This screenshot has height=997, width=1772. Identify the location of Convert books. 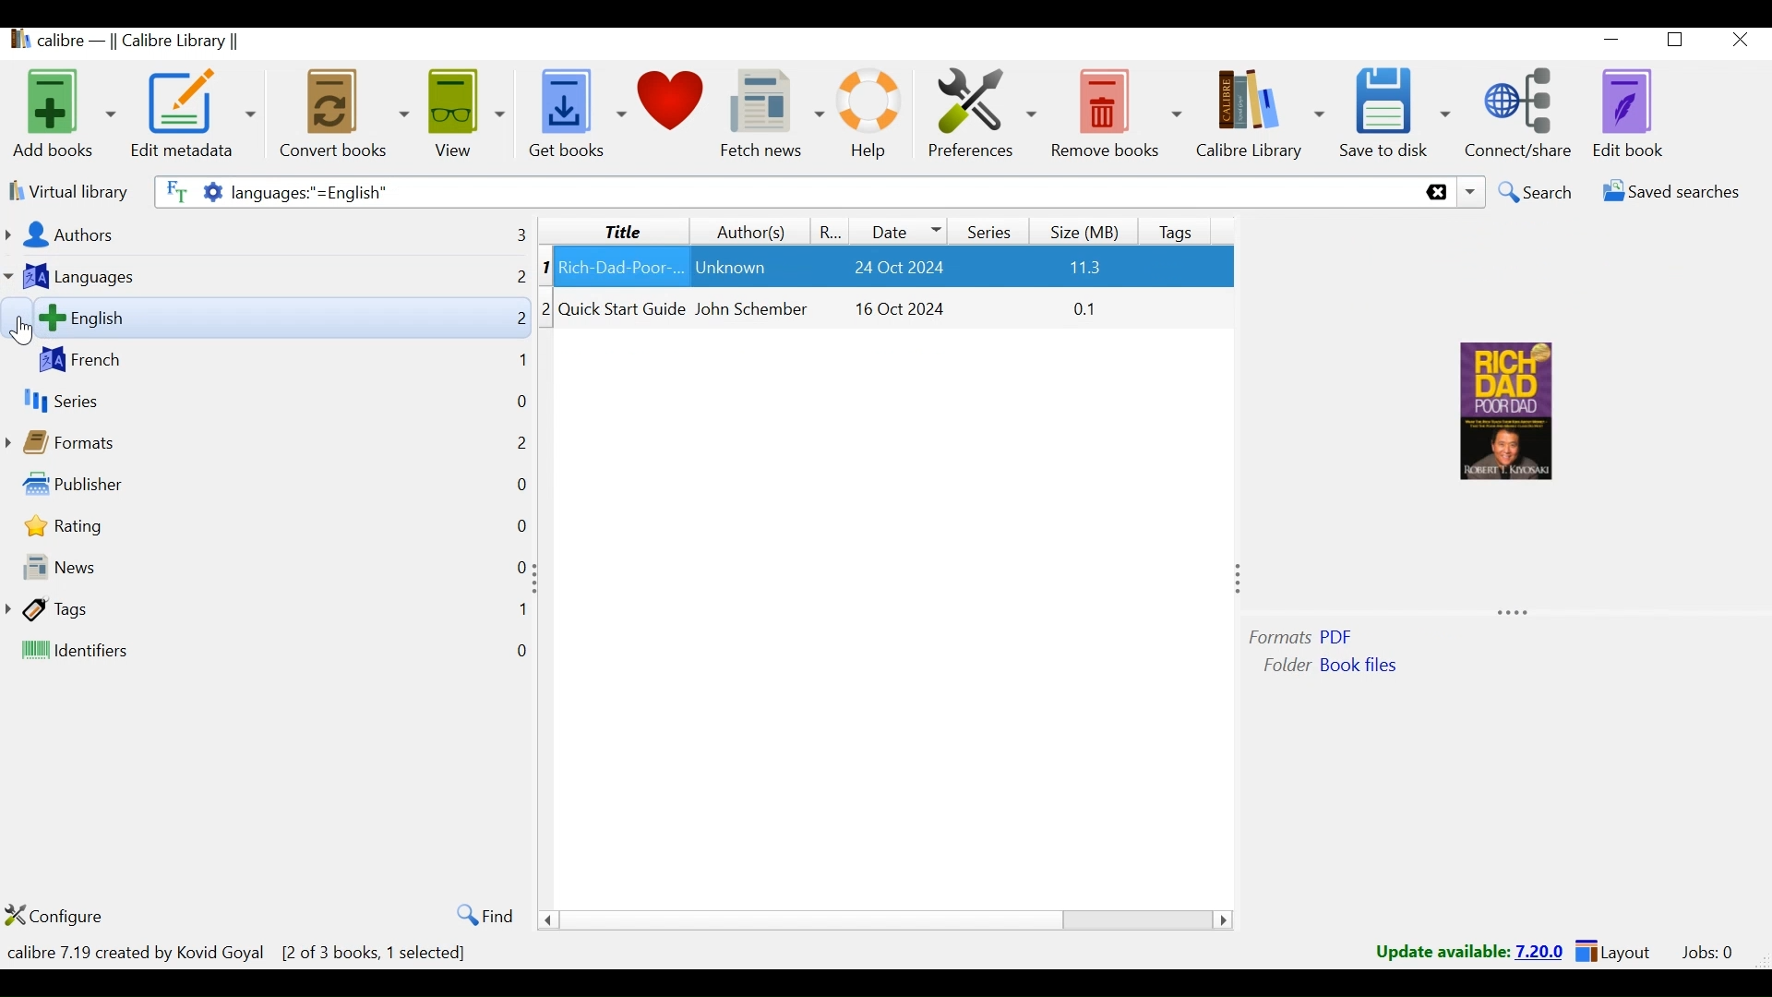
(341, 113).